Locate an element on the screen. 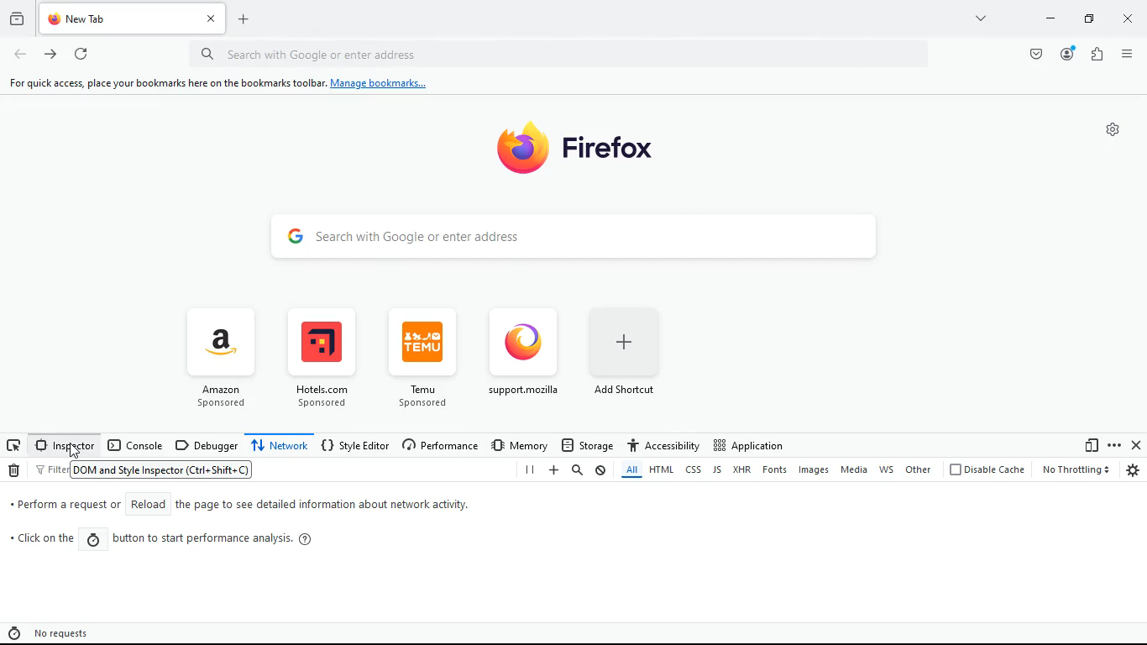 The height and width of the screenshot is (645, 1147). Reload is located at coordinates (147, 504).